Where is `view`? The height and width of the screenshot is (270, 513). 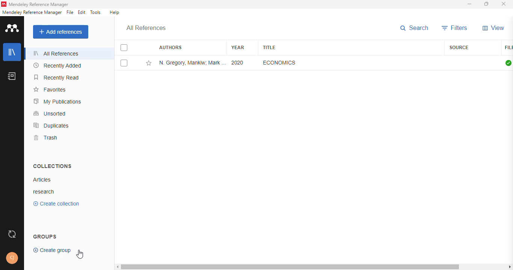
view is located at coordinates (493, 28).